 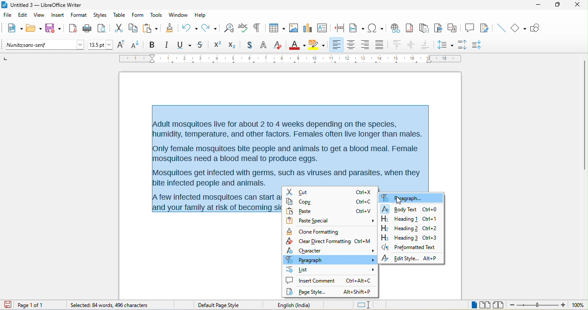 I want to click on increase paragraph spacing, so click(x=462, y=44).